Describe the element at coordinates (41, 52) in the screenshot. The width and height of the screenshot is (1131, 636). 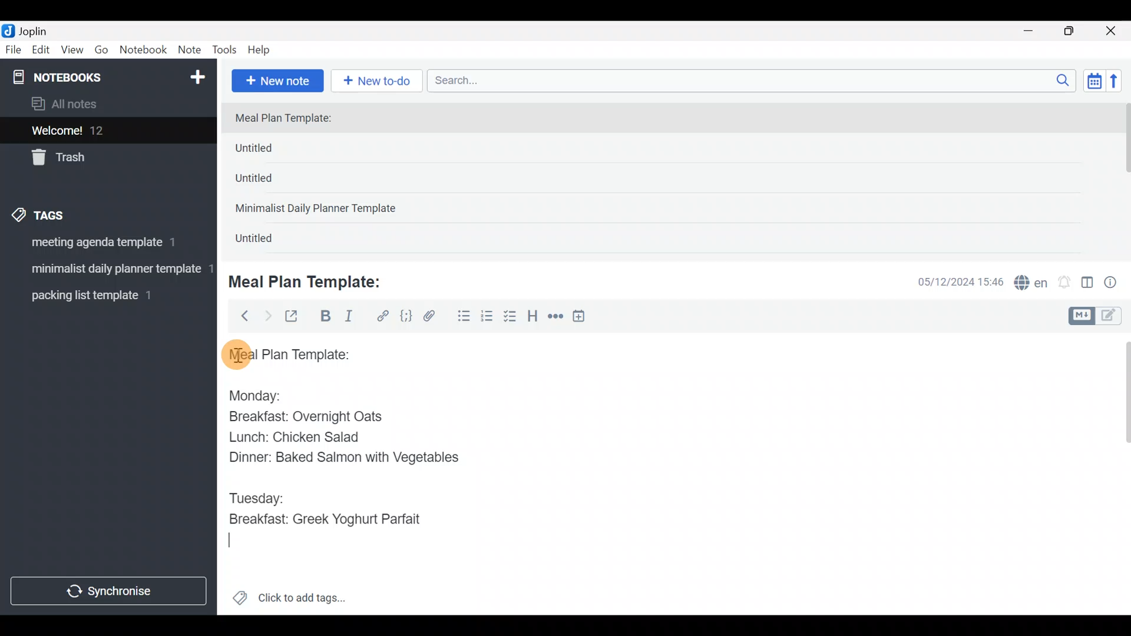
I see `Edit` at that location.